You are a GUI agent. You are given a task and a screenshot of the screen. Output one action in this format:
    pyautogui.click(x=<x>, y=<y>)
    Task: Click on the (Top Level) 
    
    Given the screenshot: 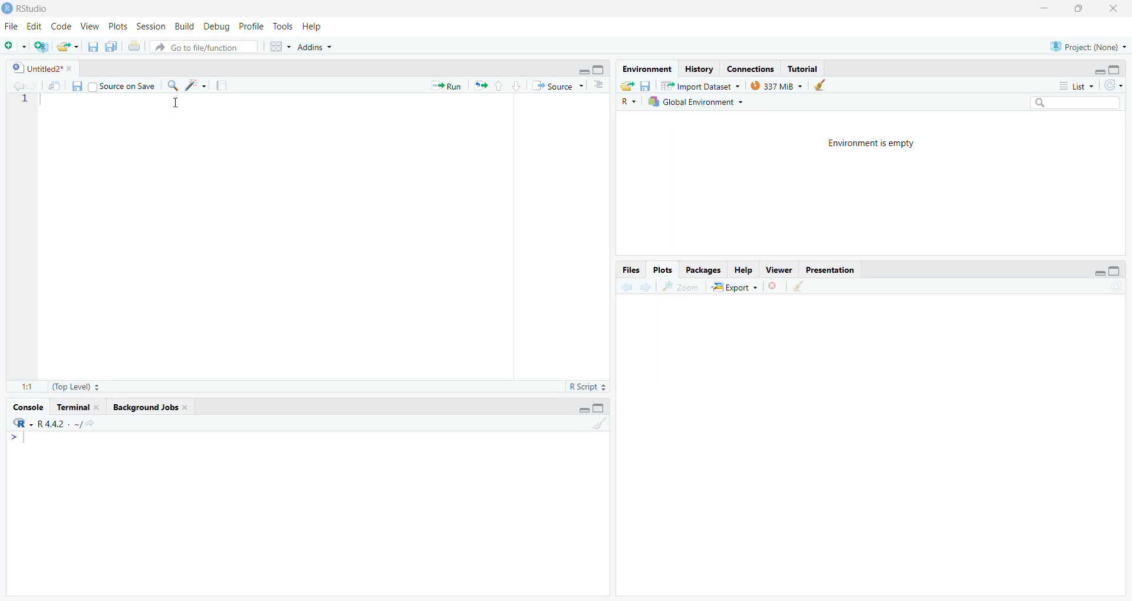 What is the action you would take?
    pyautogui.click(x=74, y=387)
    